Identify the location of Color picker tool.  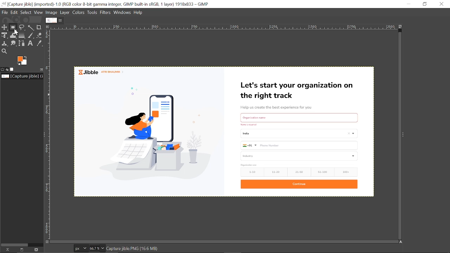
(39, 44).